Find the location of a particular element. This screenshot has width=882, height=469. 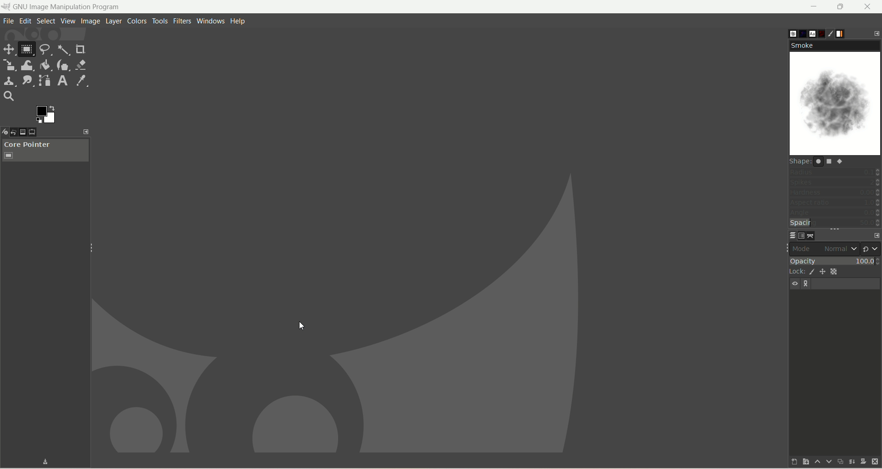

opacity is located at coordinates (834, 260).